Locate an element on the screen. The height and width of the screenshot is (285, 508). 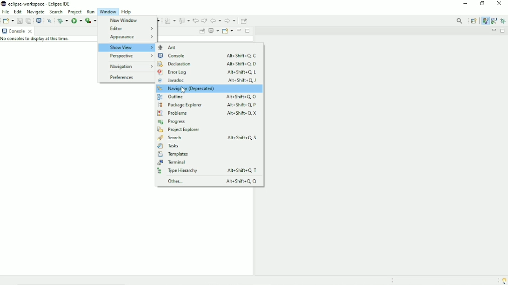
Back is located at coordinates (216, 21).